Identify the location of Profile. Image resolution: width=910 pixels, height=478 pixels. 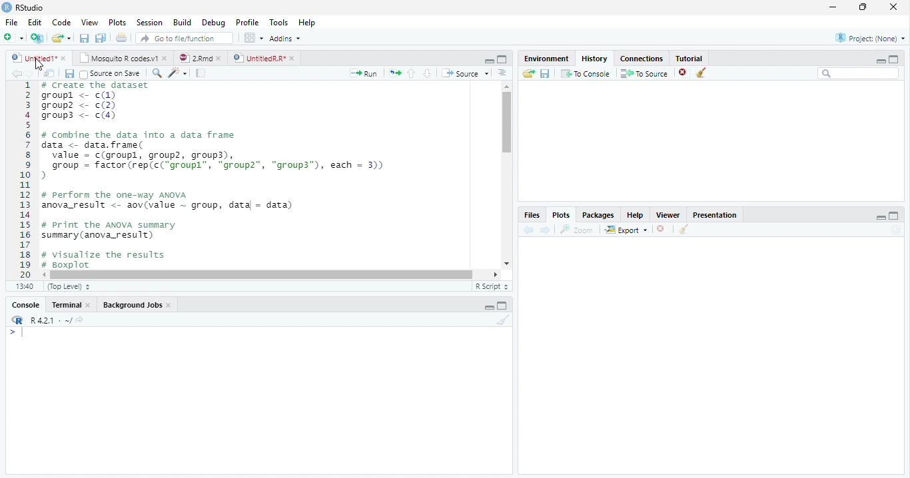
(246, 23).